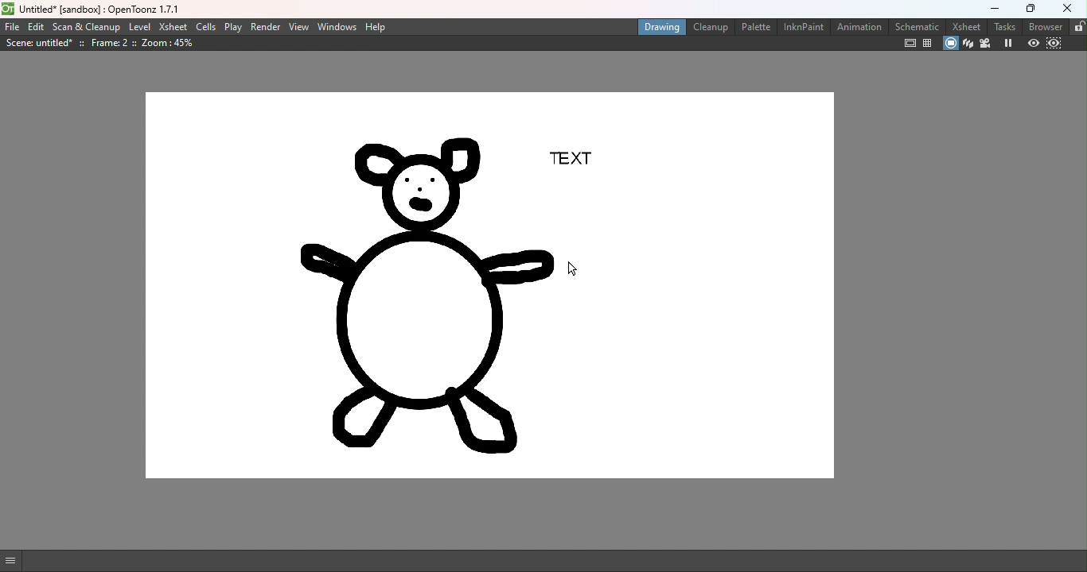 The image size is (1087, 572). Describe the element at coordinates (37, 25) in the screenshot. I see `Edit` at that location.